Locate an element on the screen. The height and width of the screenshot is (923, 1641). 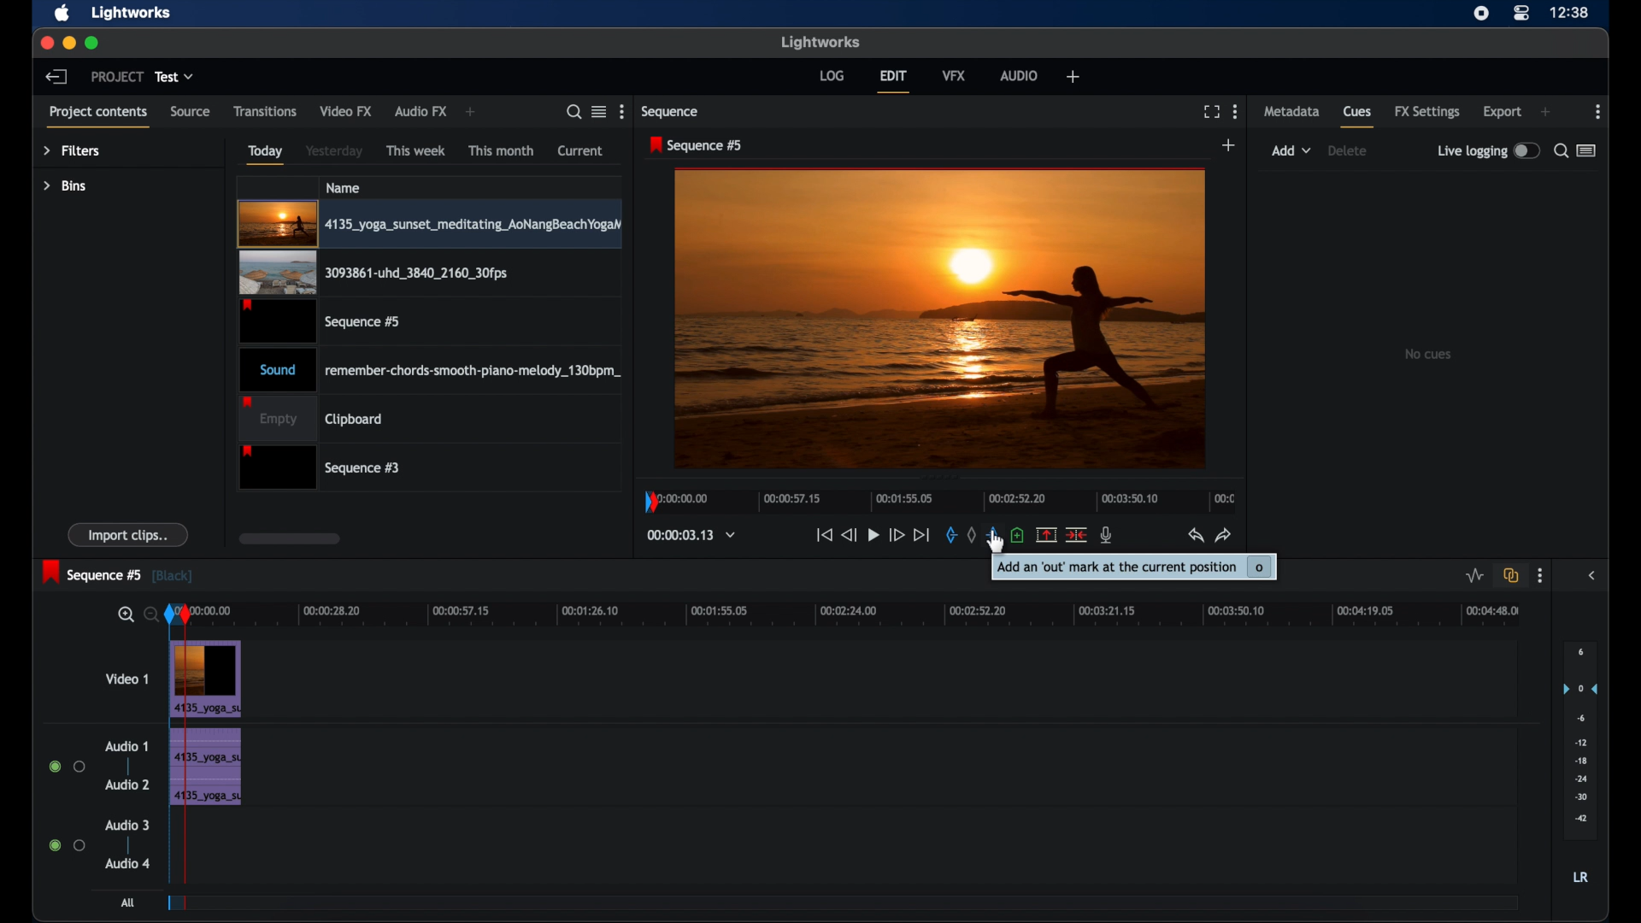
audio clip is located at coordinates (207, 791).